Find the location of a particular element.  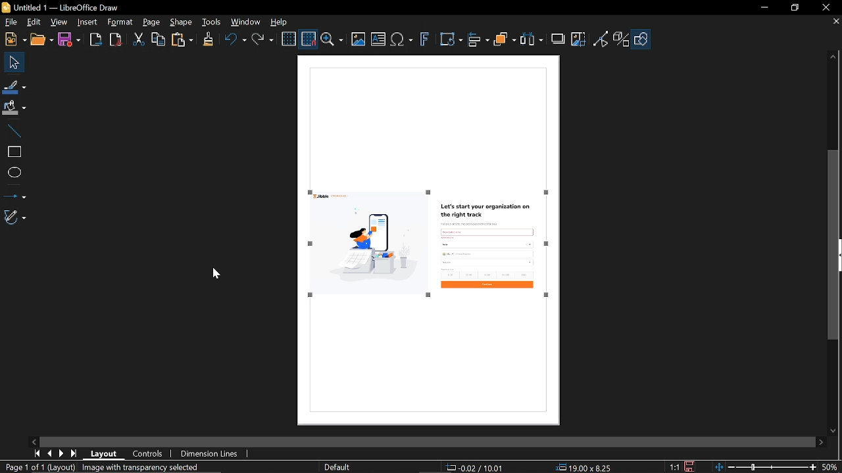

Undo is located at coordinates (236, 42).